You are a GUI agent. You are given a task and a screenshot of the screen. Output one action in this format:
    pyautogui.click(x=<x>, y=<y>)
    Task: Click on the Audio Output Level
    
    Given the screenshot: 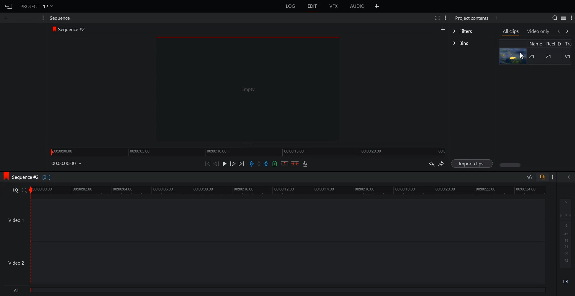 What is the action you would take?
    pyautogui.click(x=565, y=232)
    